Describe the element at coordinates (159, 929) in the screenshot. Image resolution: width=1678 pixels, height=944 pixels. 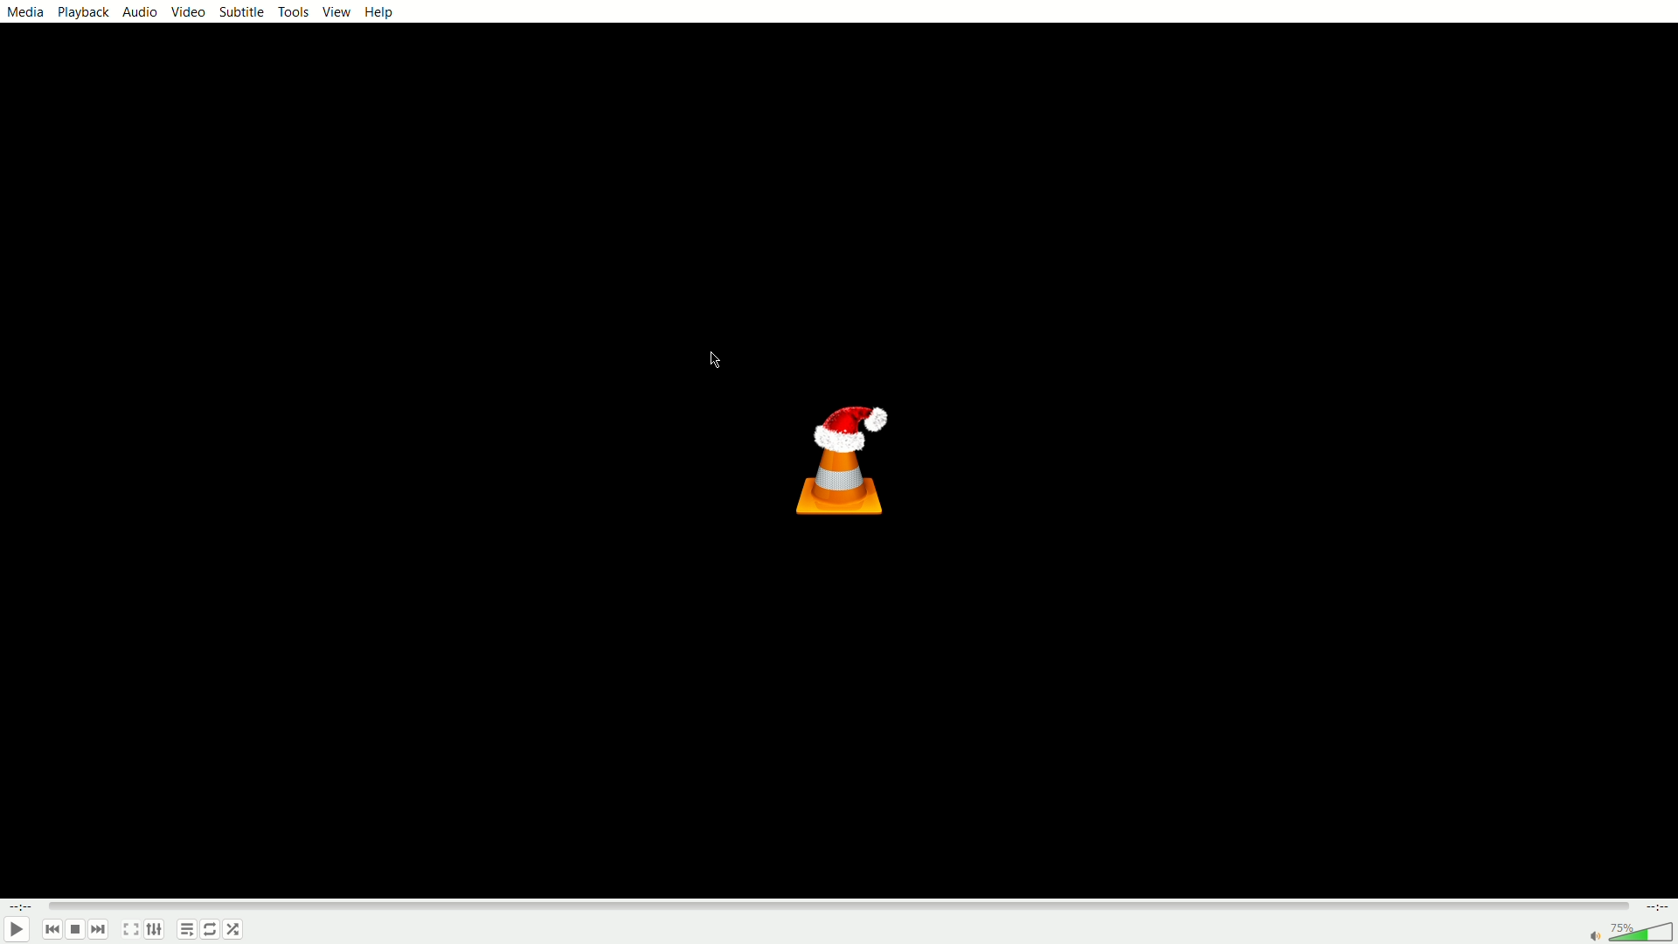
I see `extended settings` at that location.